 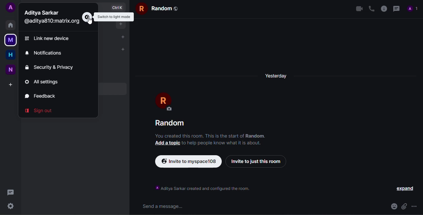 I want to click on emoji, so click(x=393, y=206).